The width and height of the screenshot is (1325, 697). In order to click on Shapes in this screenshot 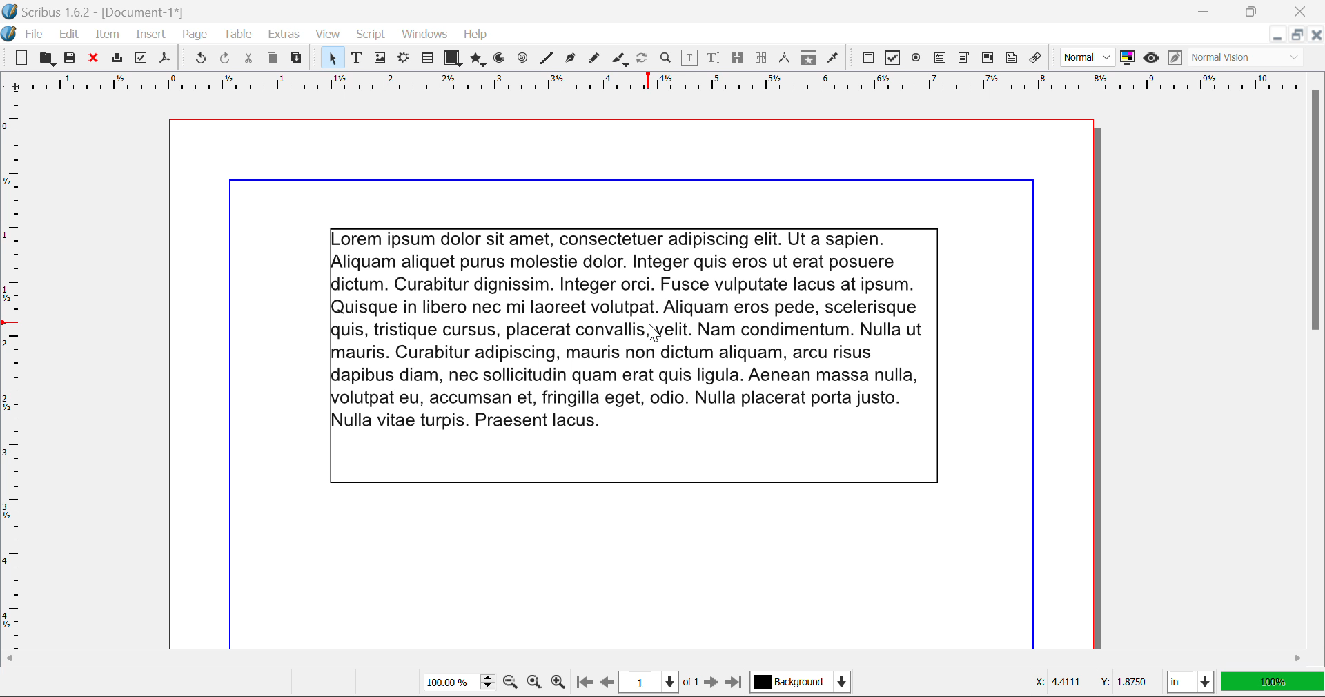, I will do `click(453, 59)`.